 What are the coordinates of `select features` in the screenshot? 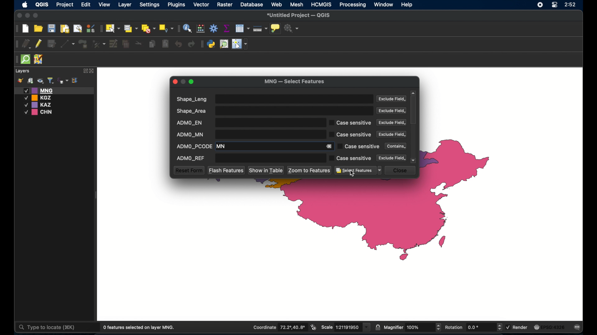 It's located at (358, 171).